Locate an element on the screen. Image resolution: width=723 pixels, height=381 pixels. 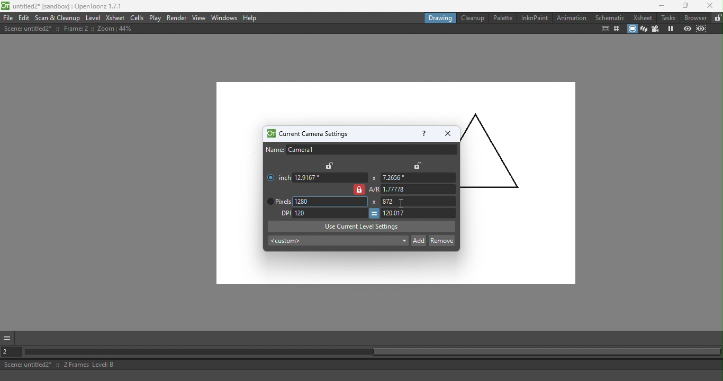
insertion cursor is located at coordinates (402, 203).